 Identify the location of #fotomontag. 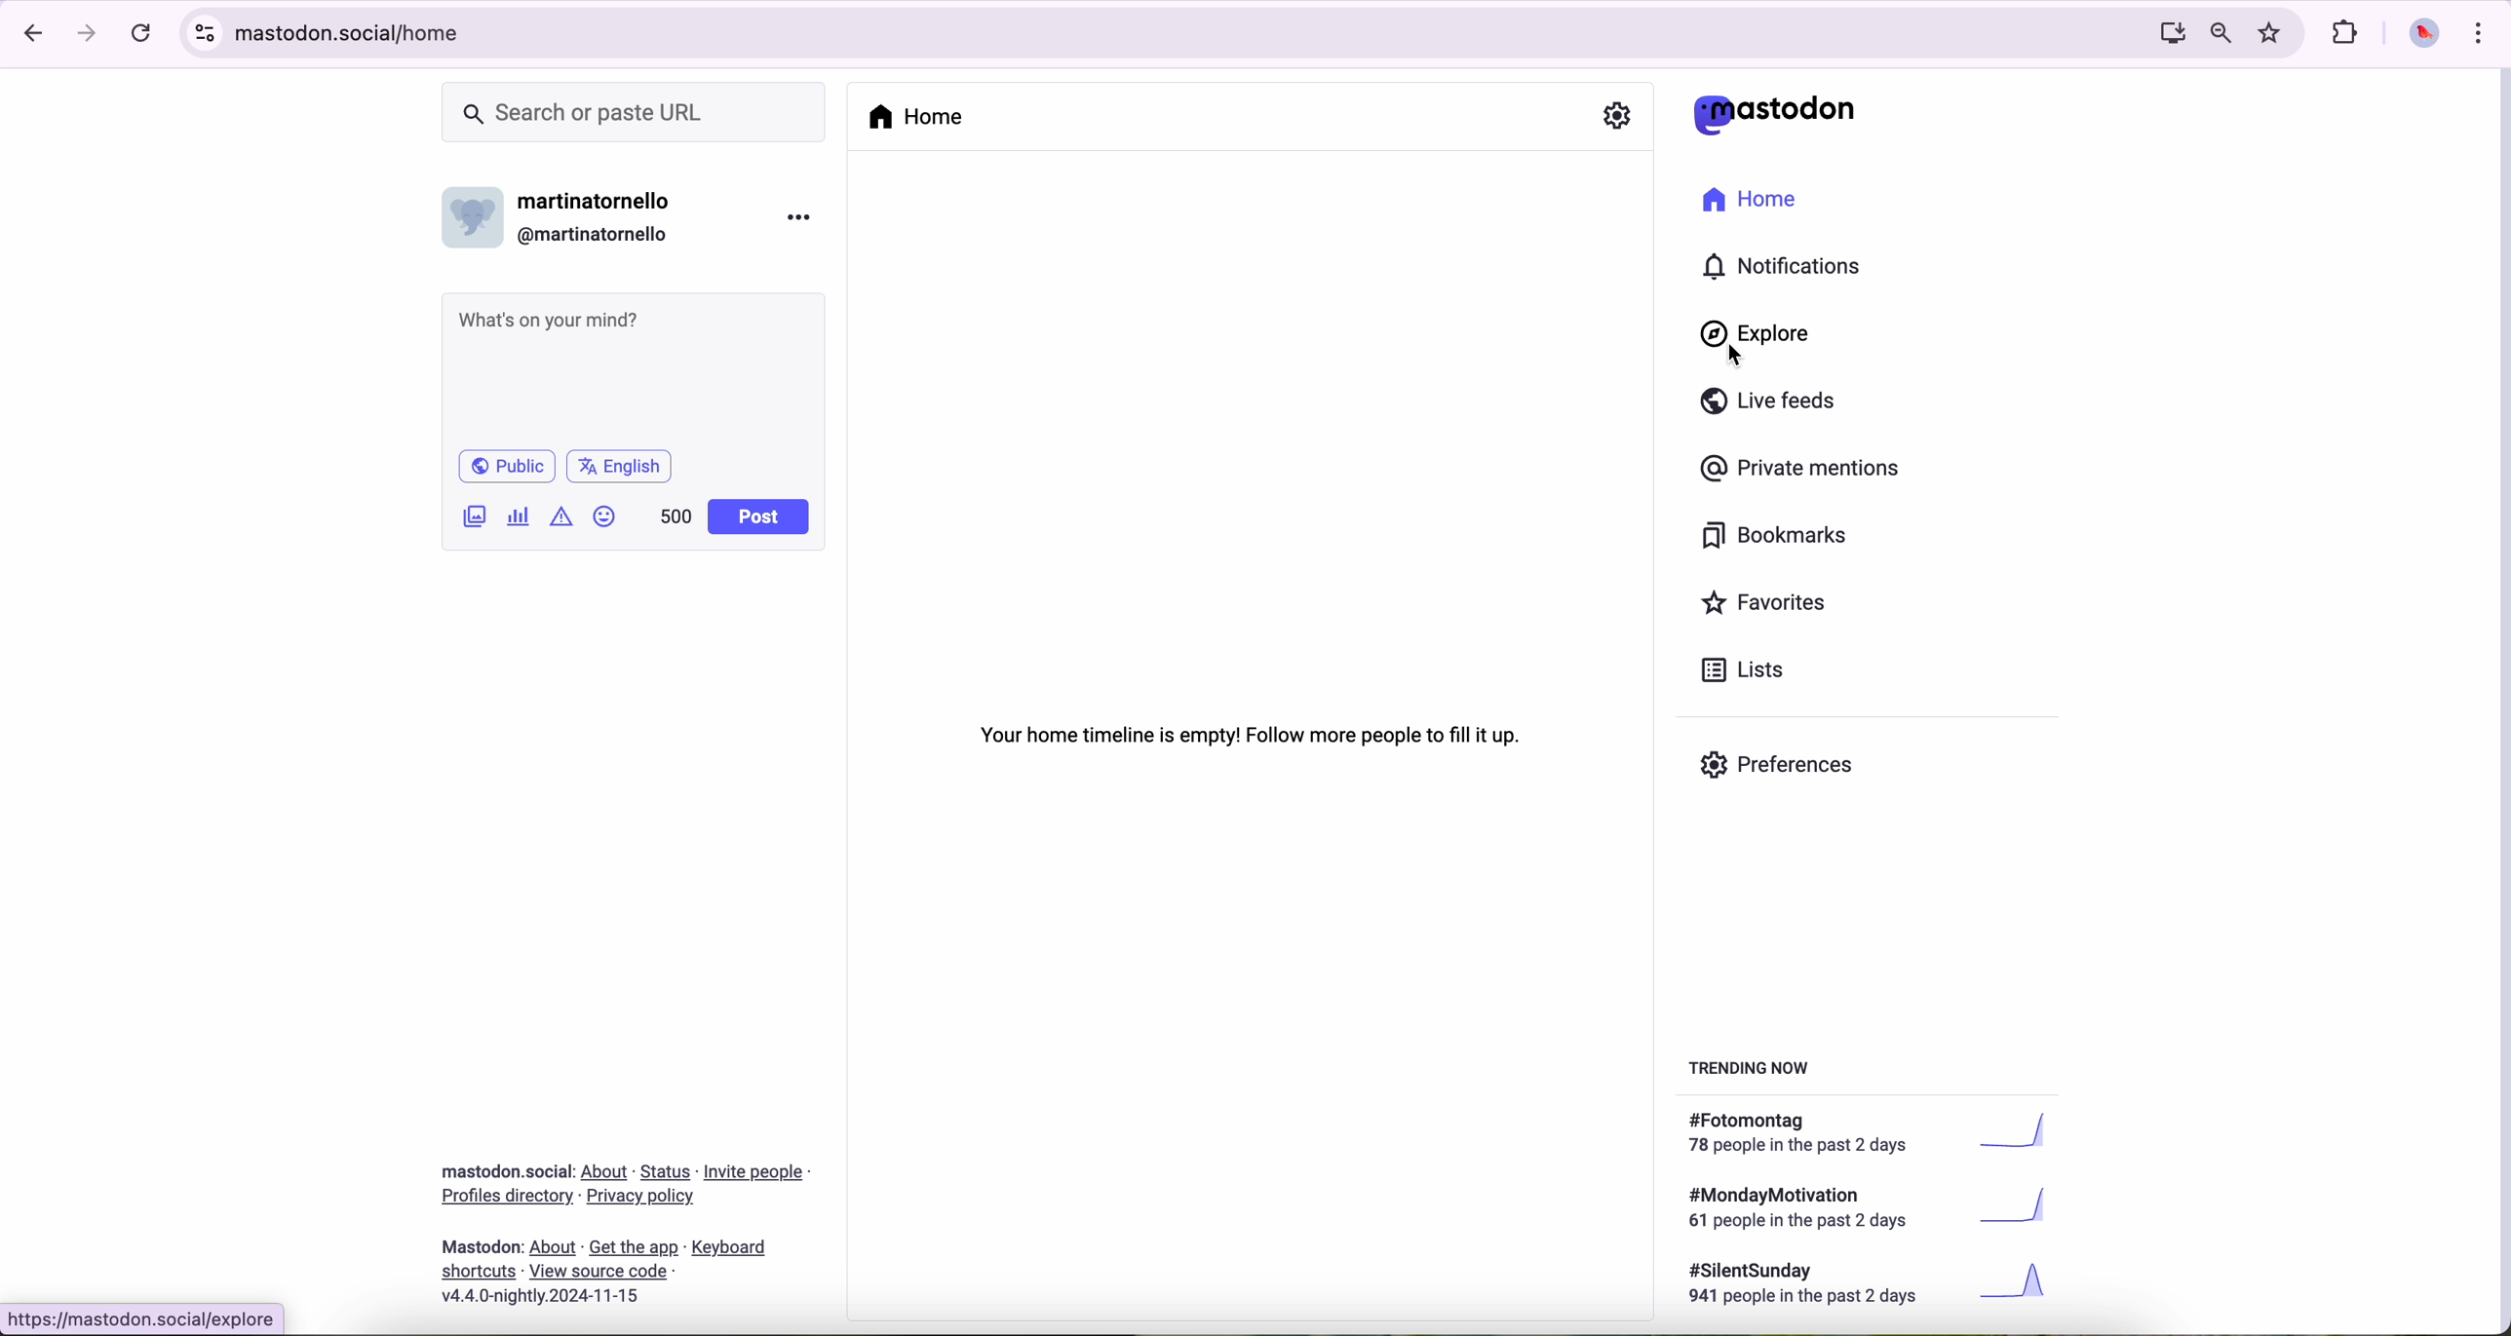
(1881, 1133).